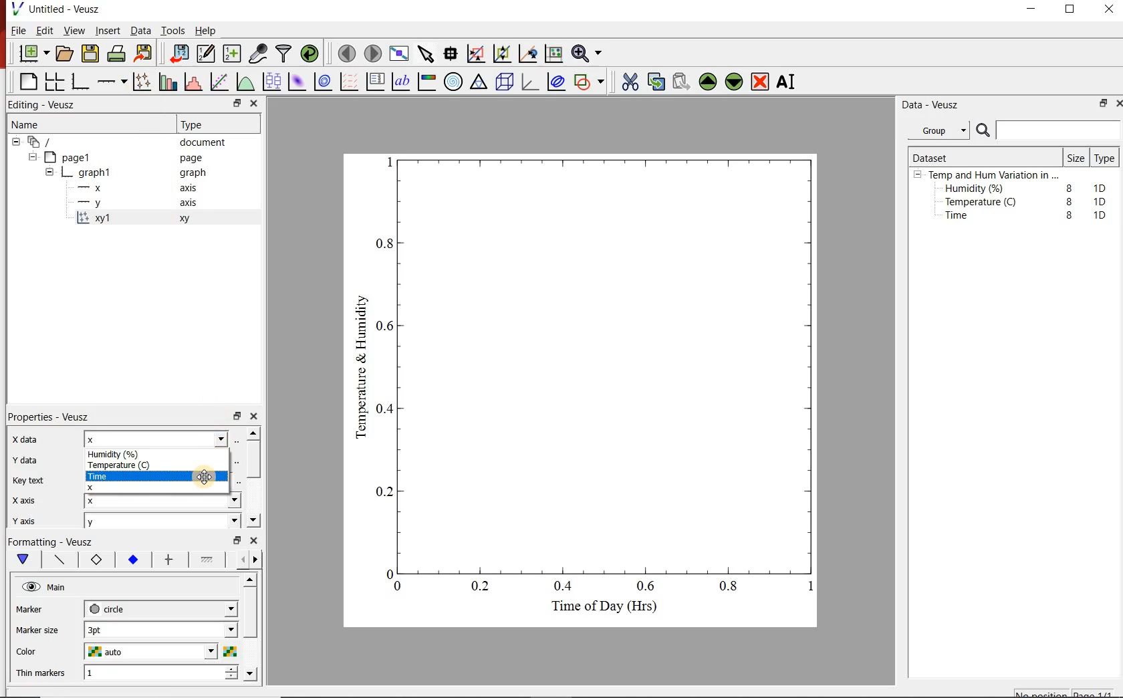 This screenshot has height=698, width=1123. Describe the element at coordinates (34, 436) in the screenshot. I see `x data` at that location.